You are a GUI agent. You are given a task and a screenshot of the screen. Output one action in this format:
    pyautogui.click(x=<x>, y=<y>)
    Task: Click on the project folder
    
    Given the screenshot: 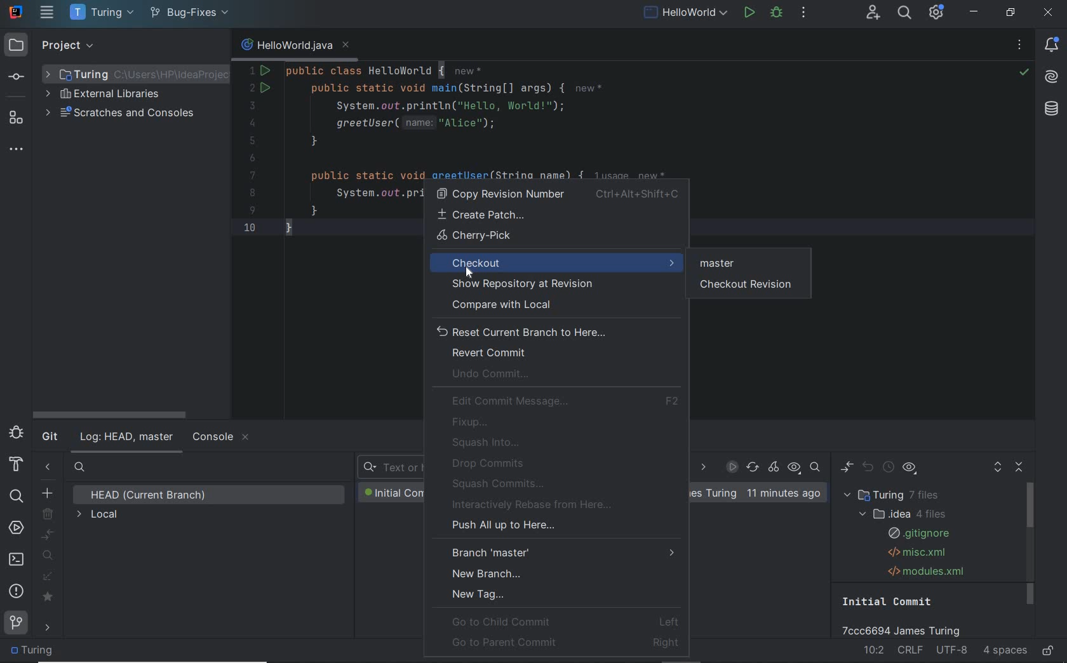 What is the action you would take?
    pyautogui.click(x=35, y=651)
    